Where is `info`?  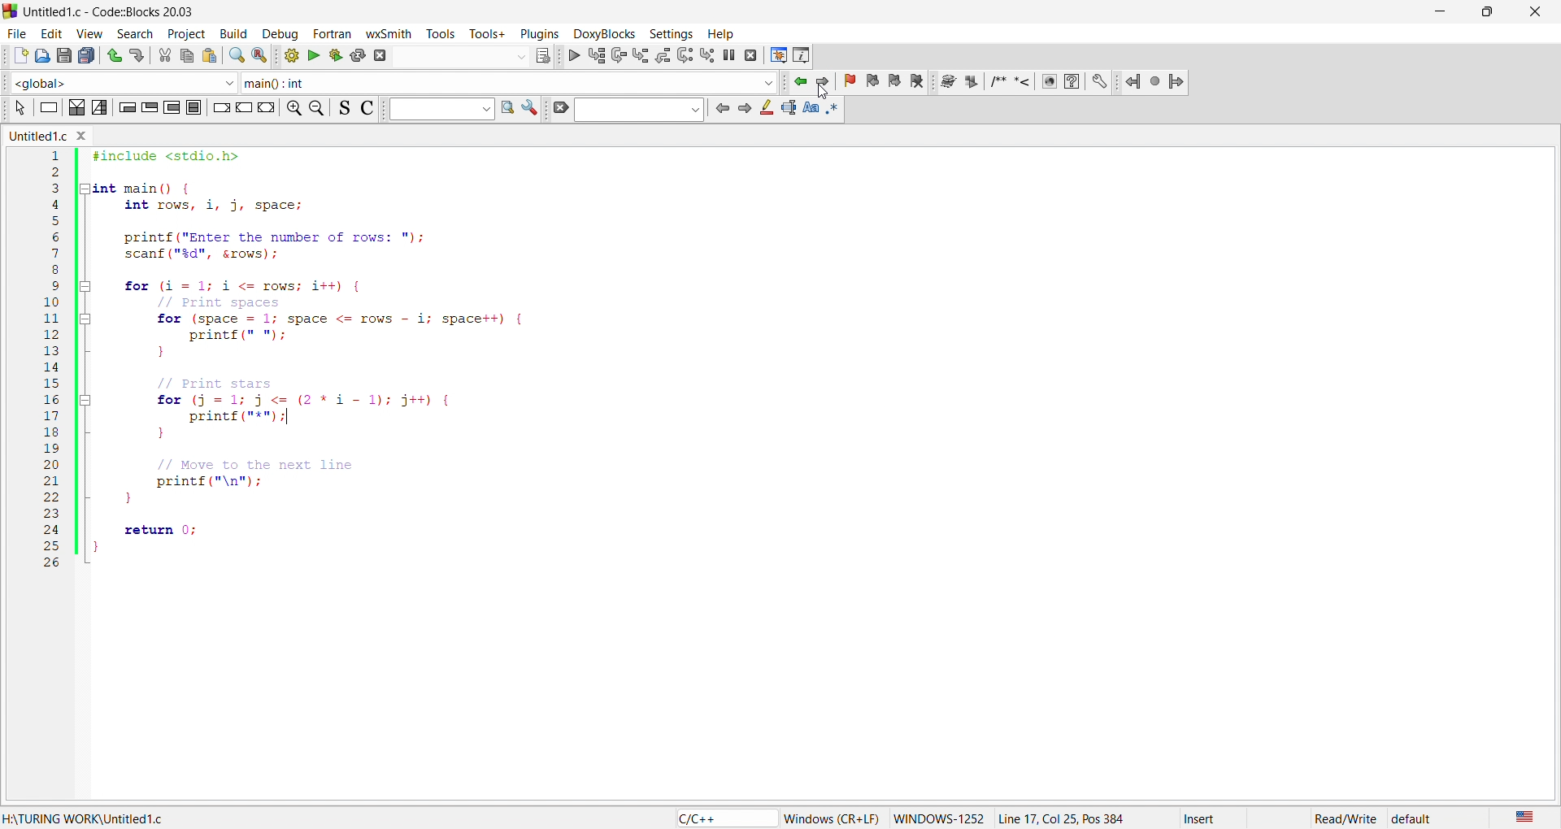 info is located at coordinates (799, 55).